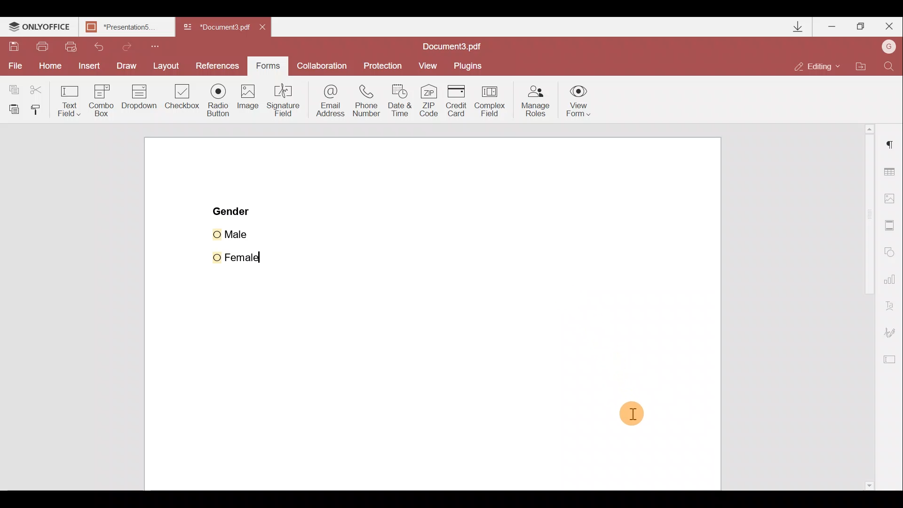 The image size is (903, 508). Describe the element at coordinates (168, 67) in the screenshot. I see `Layout` at that location.